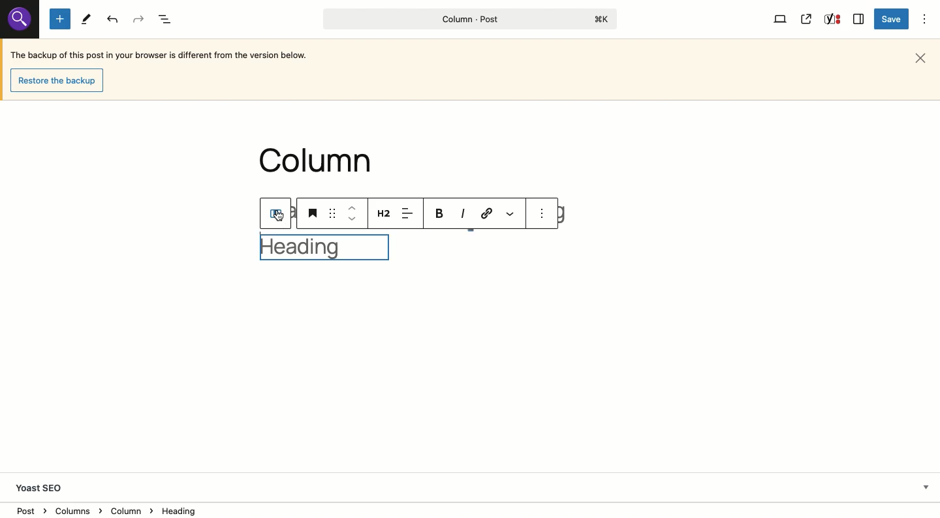 The width and height of the screenshot is (940, 518). Describe the element at coordinates (60, 20) in the screenshot. I see `Add new block` at that location.